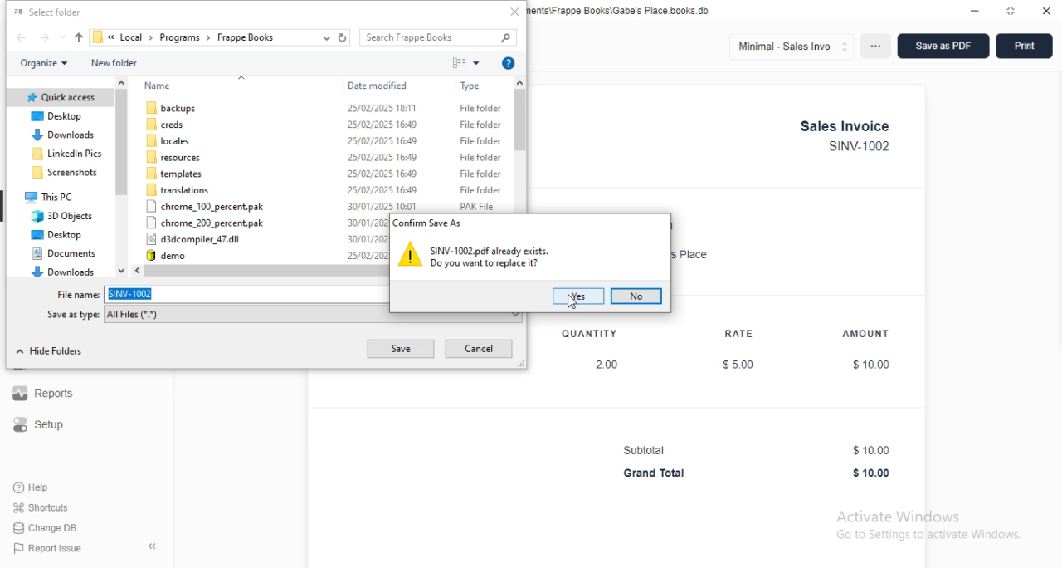 The width and height of the screenshot is (1062, 568). Describe the element at coordinates (73, 315) in the screenshot. I see `Save as type:` at that location.